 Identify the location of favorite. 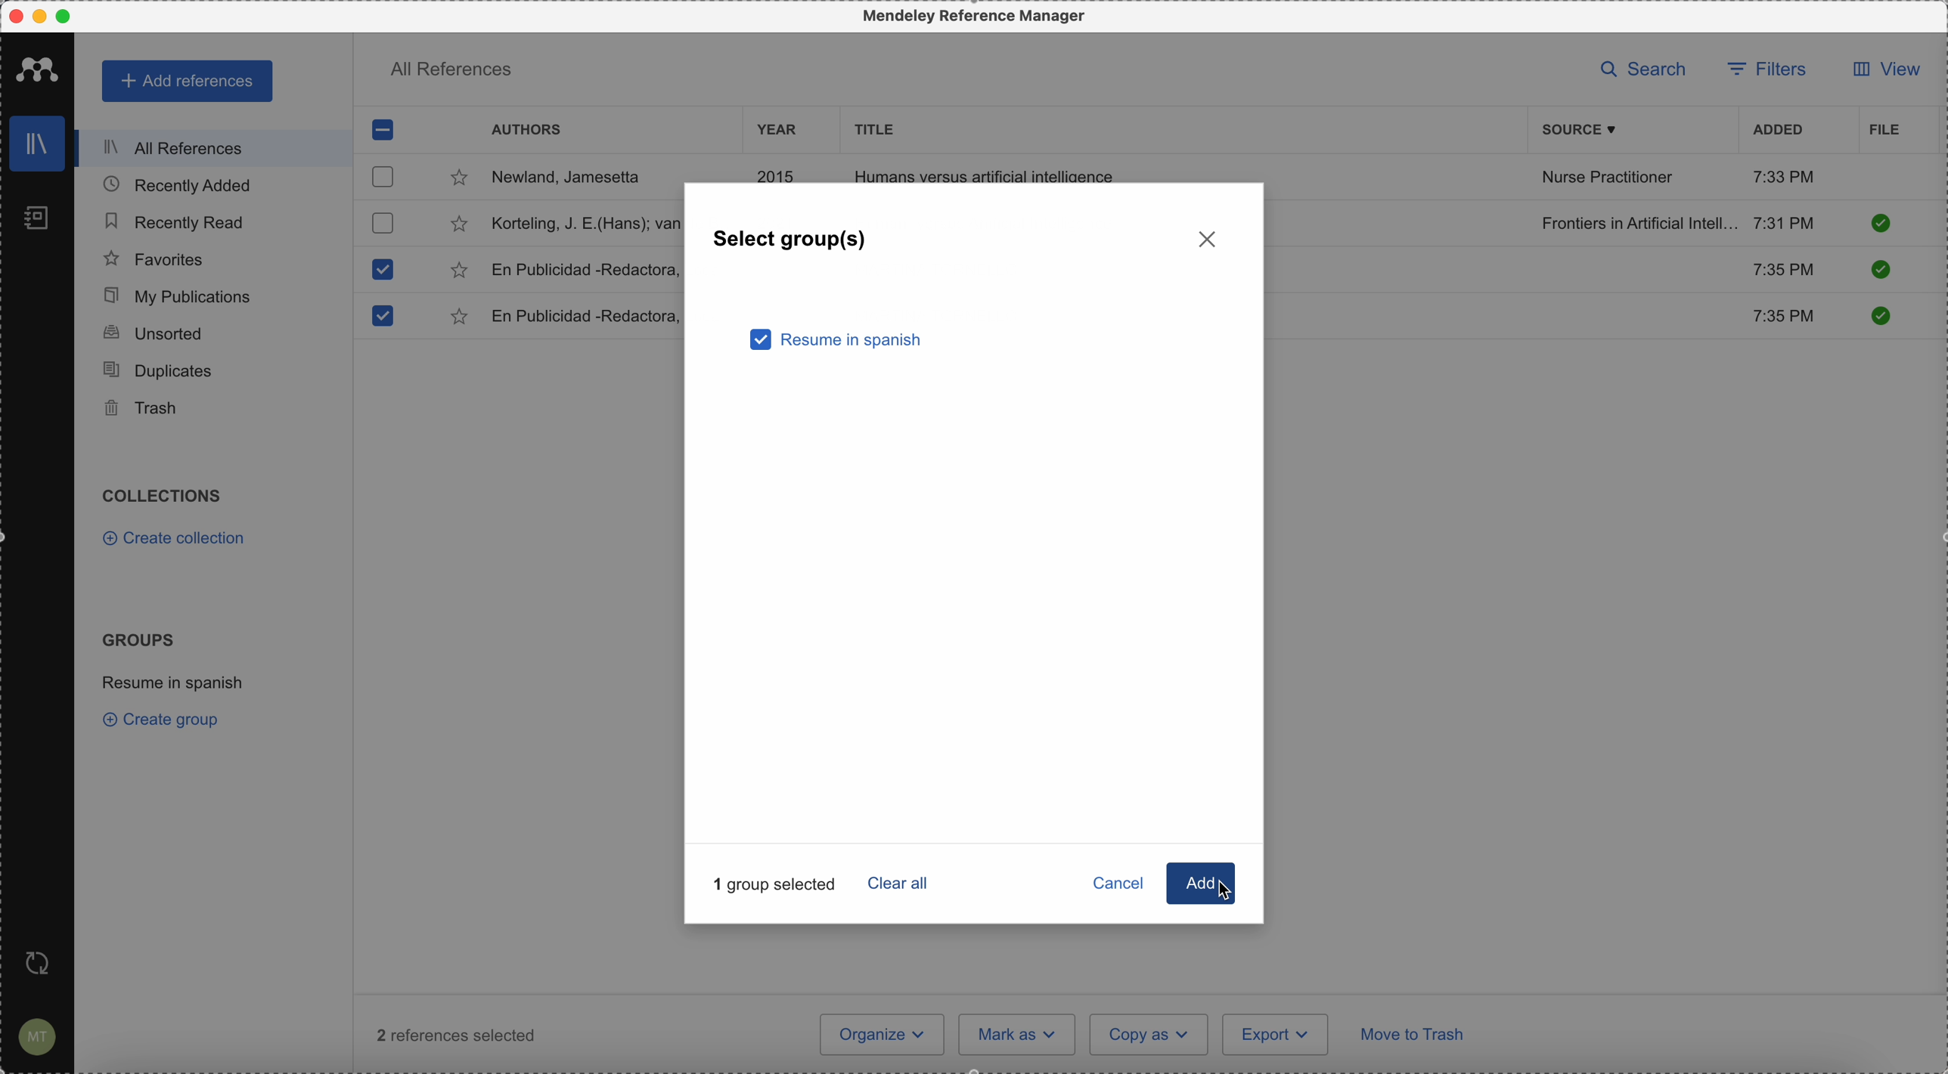
(459, 181).